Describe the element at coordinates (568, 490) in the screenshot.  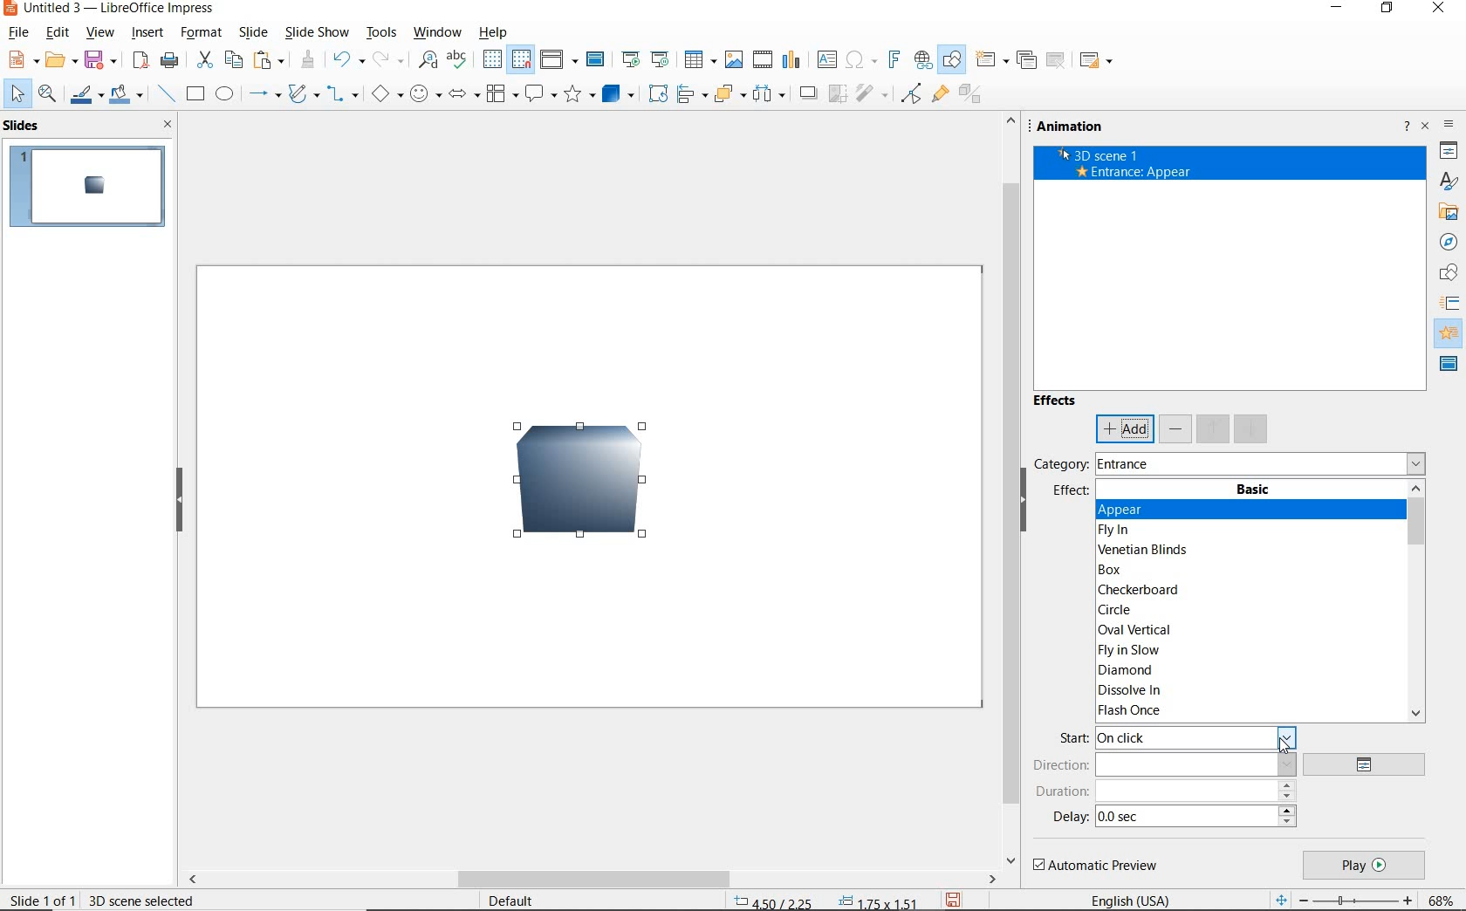
I see `3D Image` at that location.